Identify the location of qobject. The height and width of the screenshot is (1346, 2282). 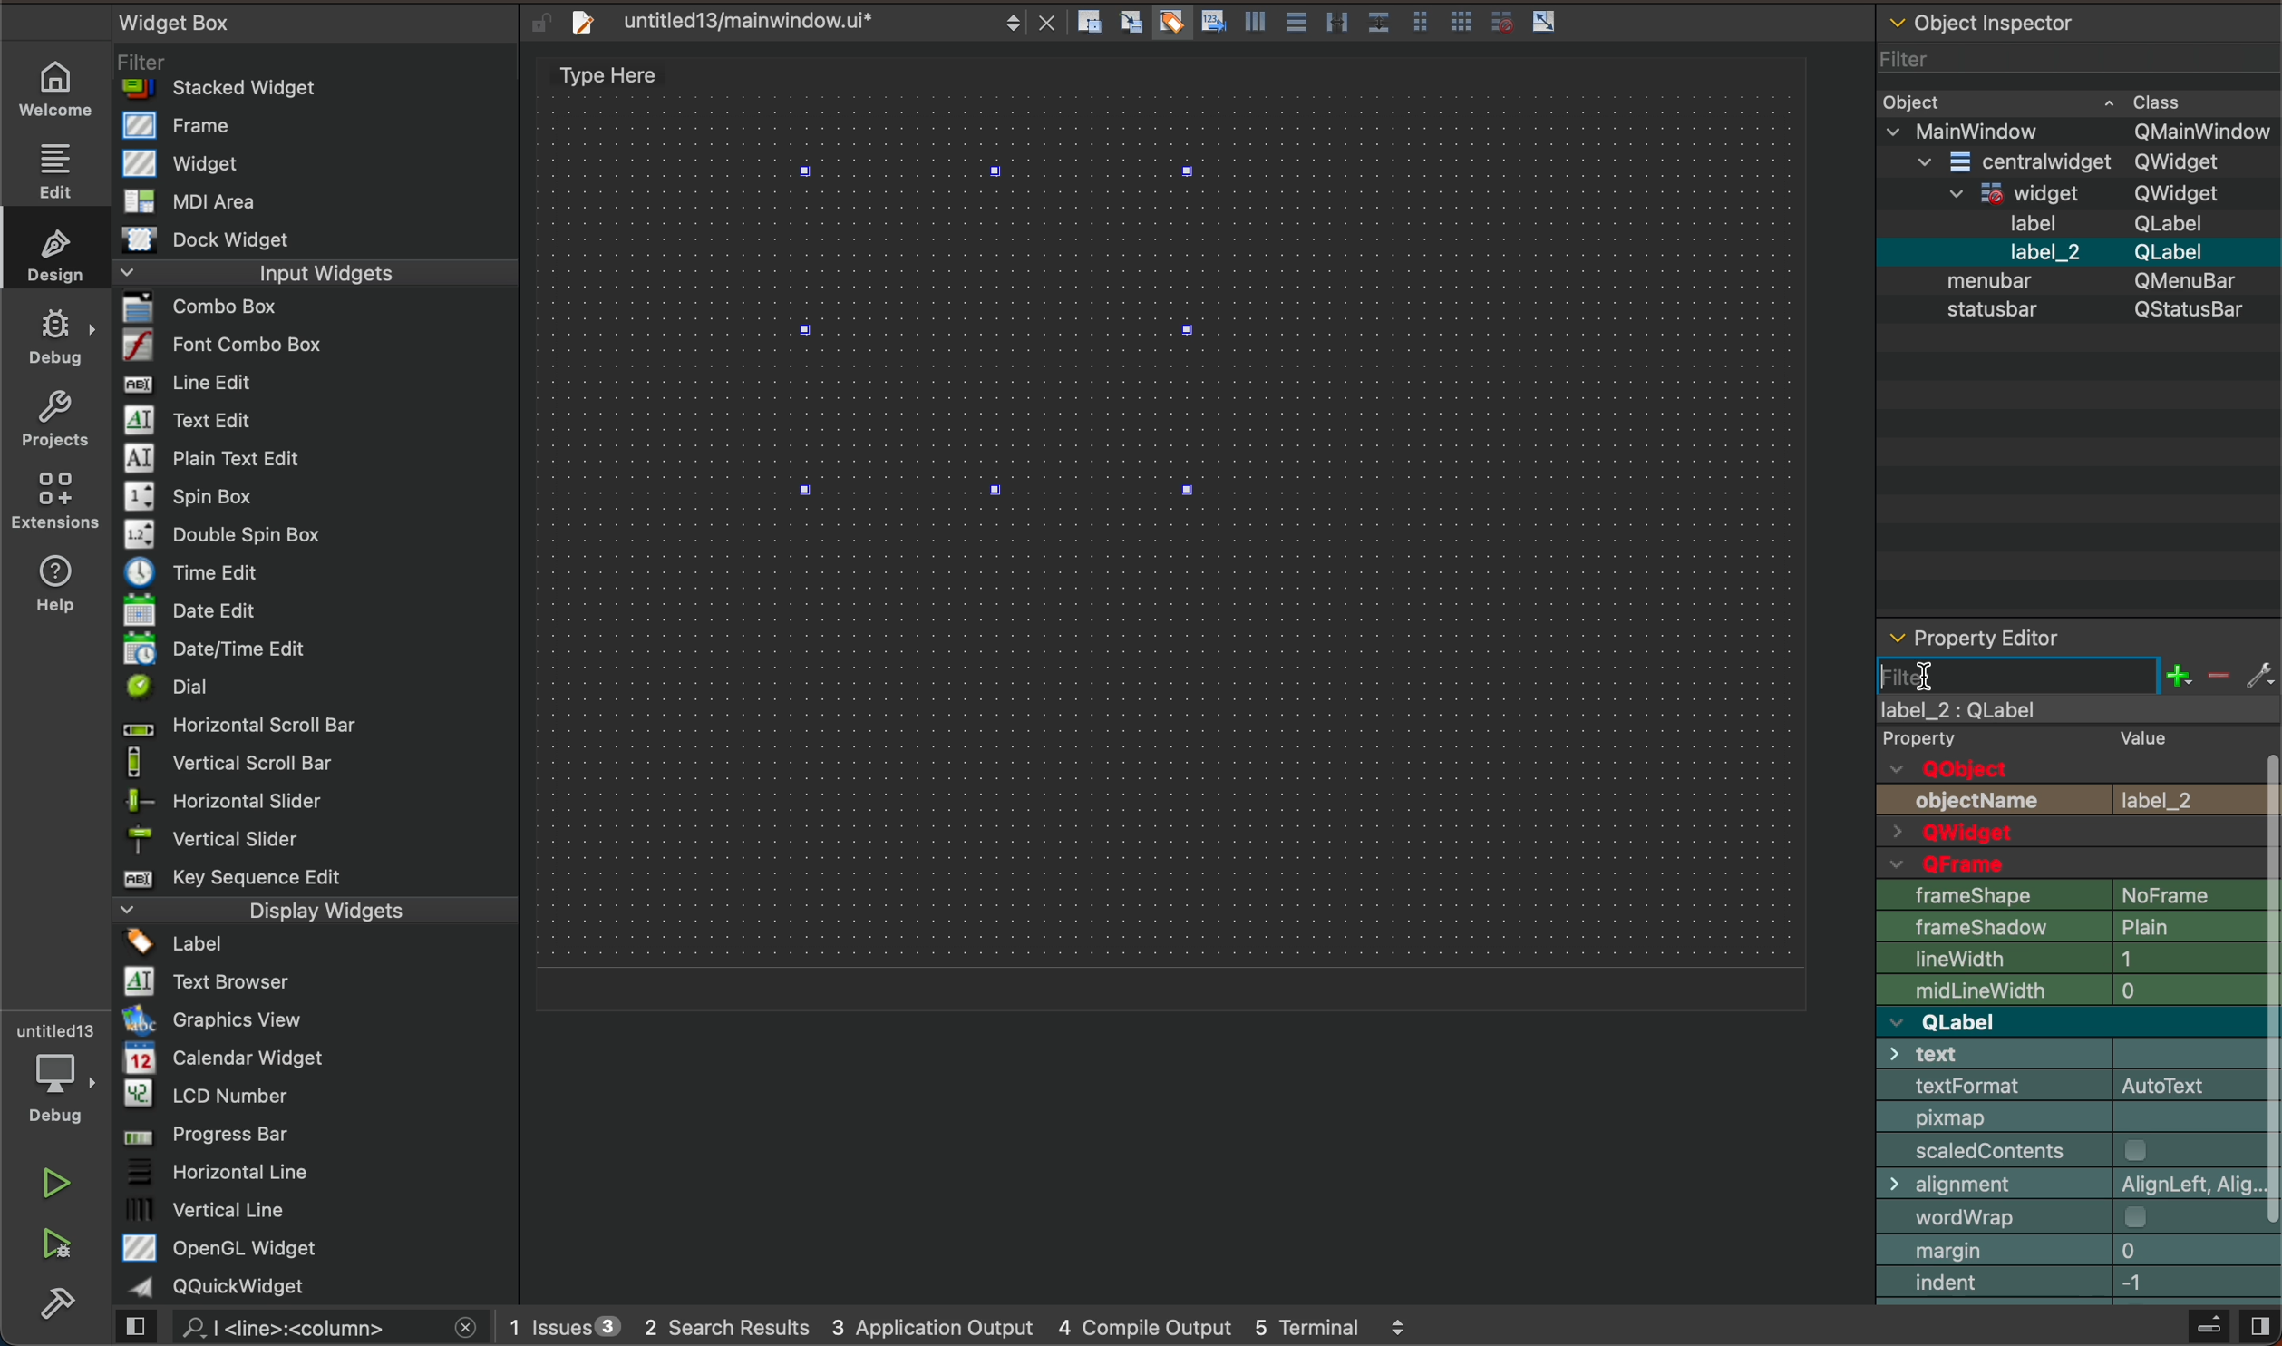
(2056, 769).